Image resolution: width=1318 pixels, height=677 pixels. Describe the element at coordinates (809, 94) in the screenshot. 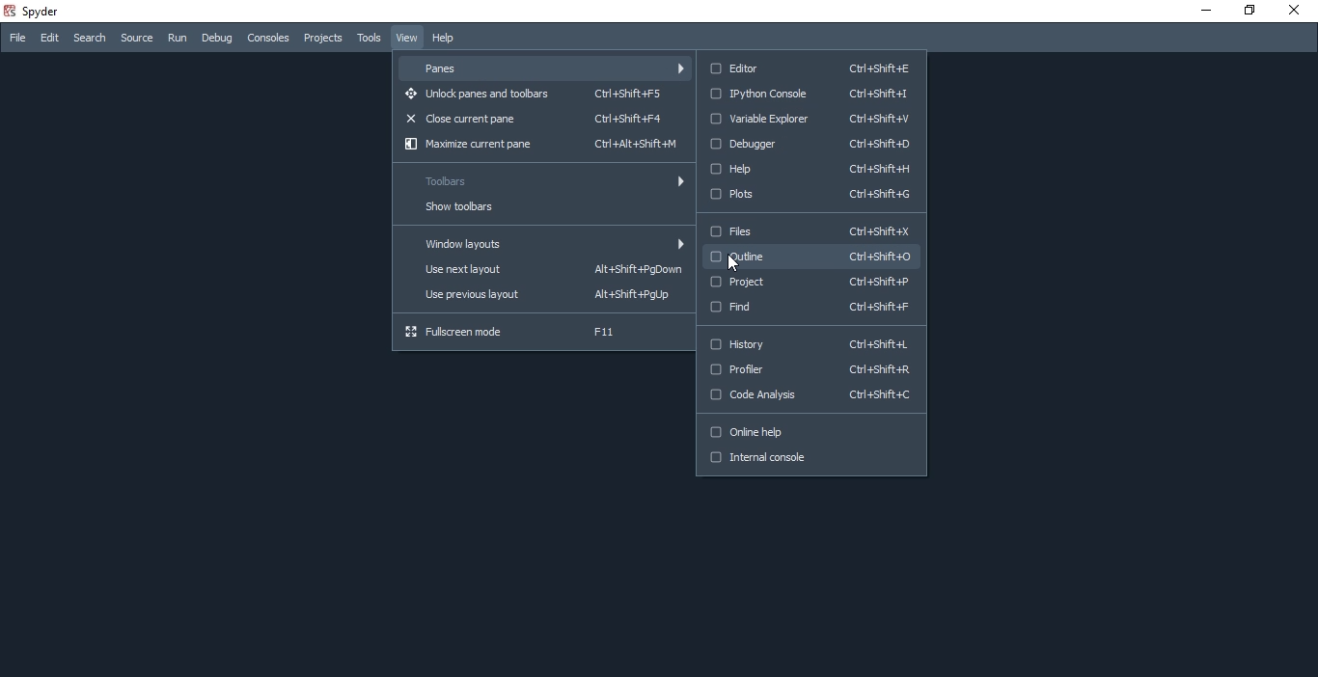

I see `IPython Console` at that location.